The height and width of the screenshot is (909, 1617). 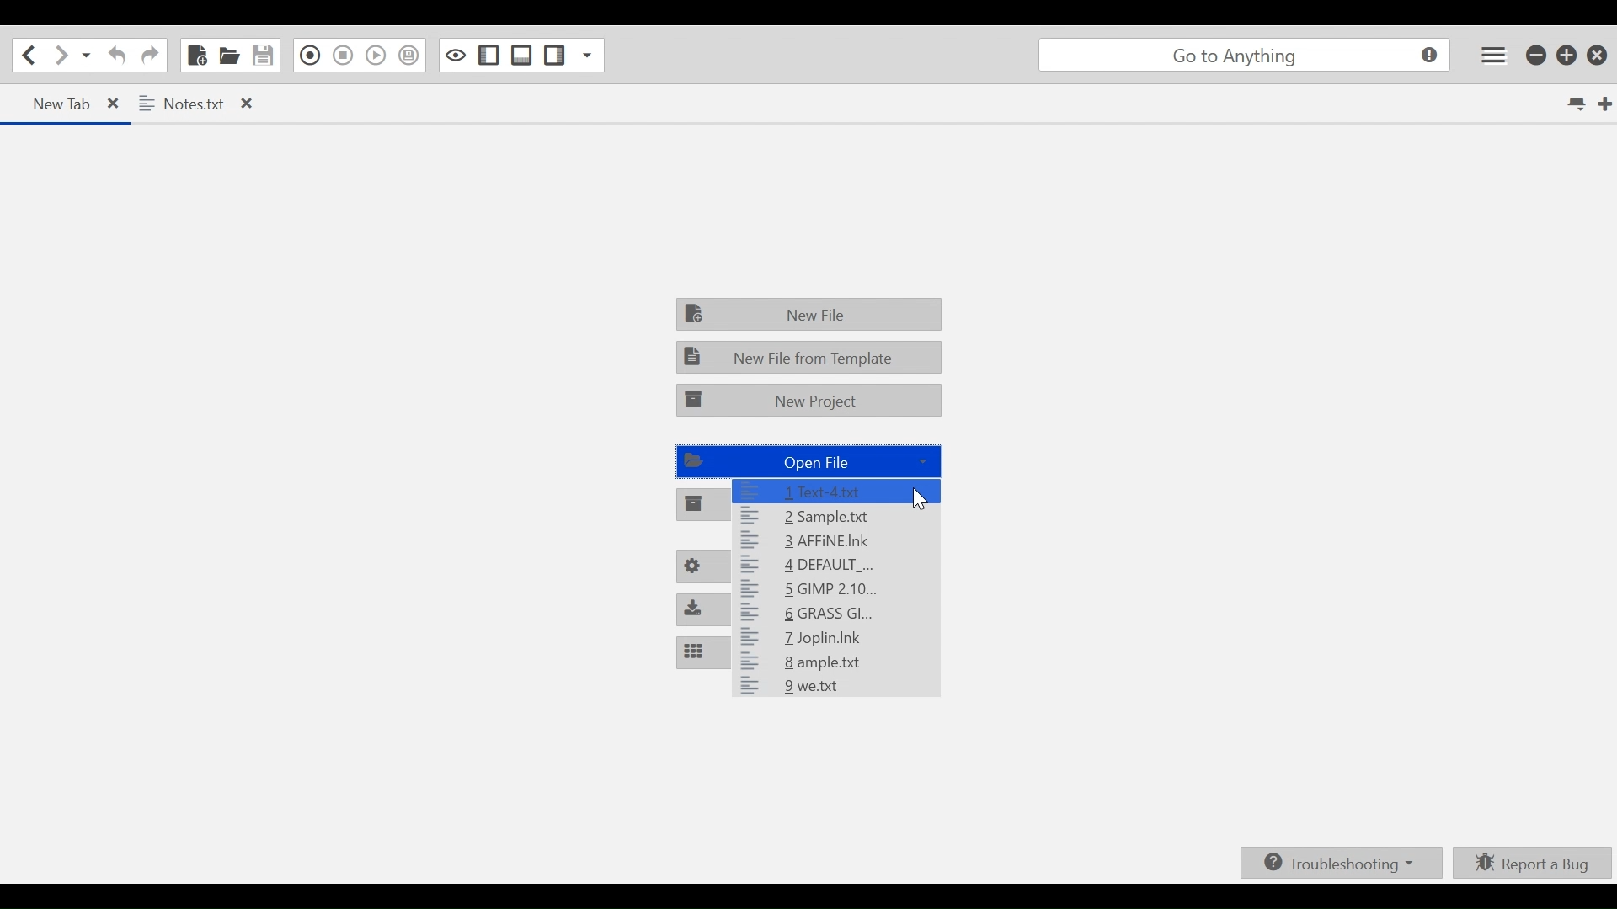 What do you see at coordinates (808, 315) in the screenshot?
I see `New File` at bounding box center [808, 315].